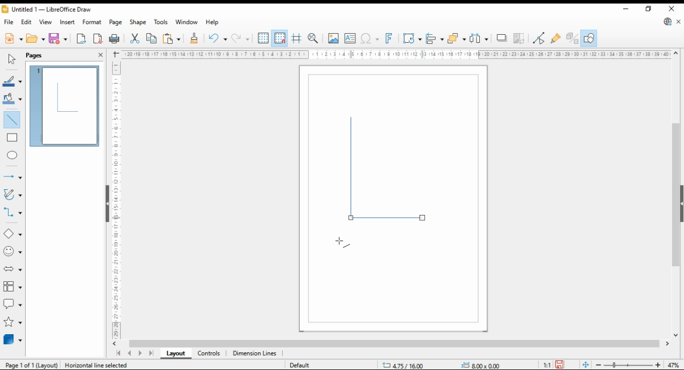  What do you see at coordinates (12, 119) in the screenshot?
I see `insert line` at bounding box center [12, 119].